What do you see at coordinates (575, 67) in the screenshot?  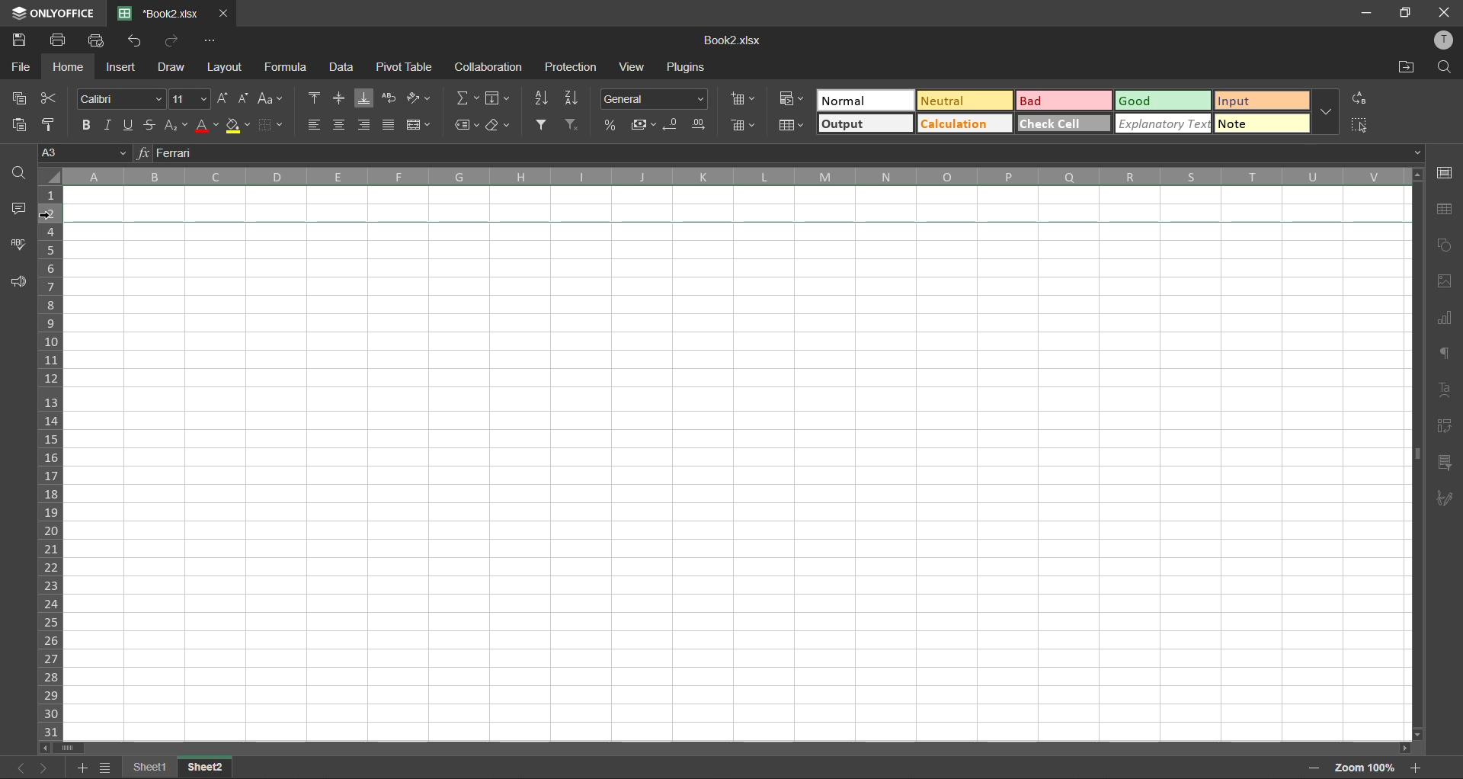 I see `protection` at bounding box center [575, 67].